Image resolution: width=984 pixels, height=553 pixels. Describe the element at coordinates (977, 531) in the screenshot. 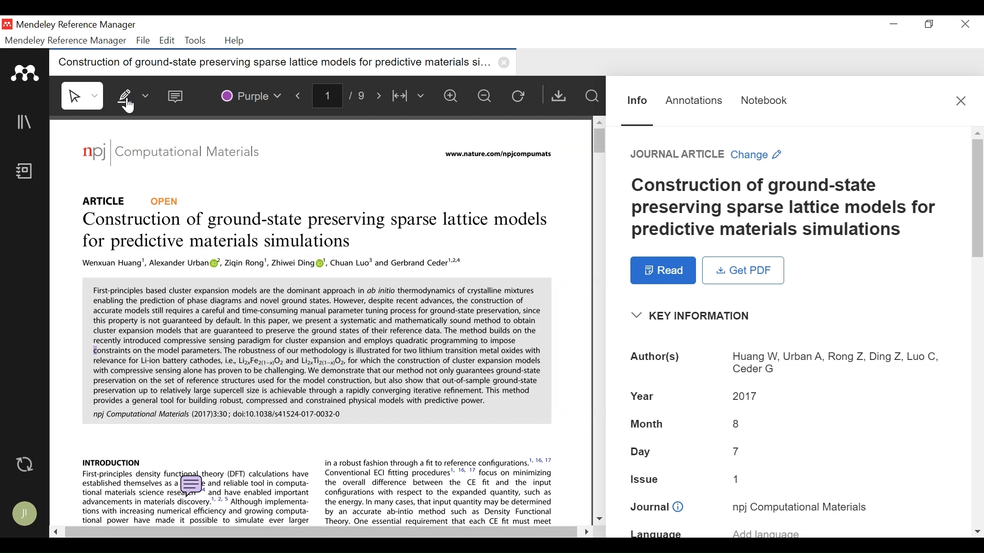

I see `scroll down` at that location.